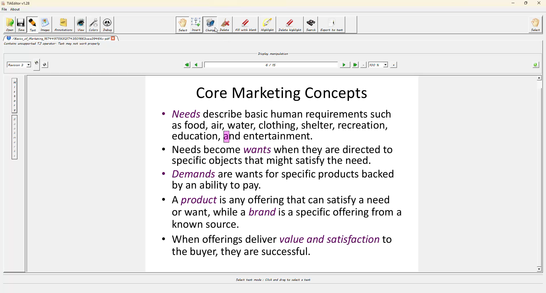  I want to click on highlight, so click(267, 26).